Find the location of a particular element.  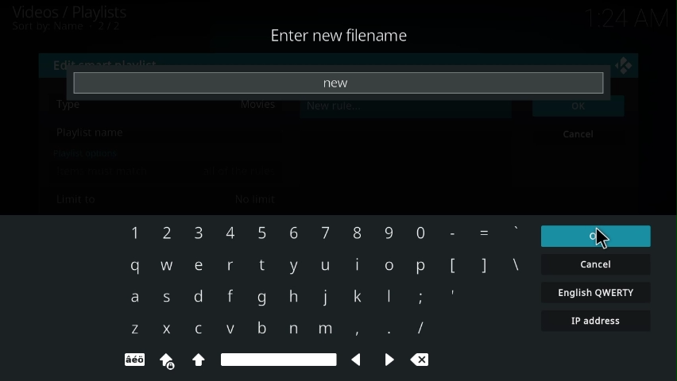

items must match is located at coordinates (104, 171).